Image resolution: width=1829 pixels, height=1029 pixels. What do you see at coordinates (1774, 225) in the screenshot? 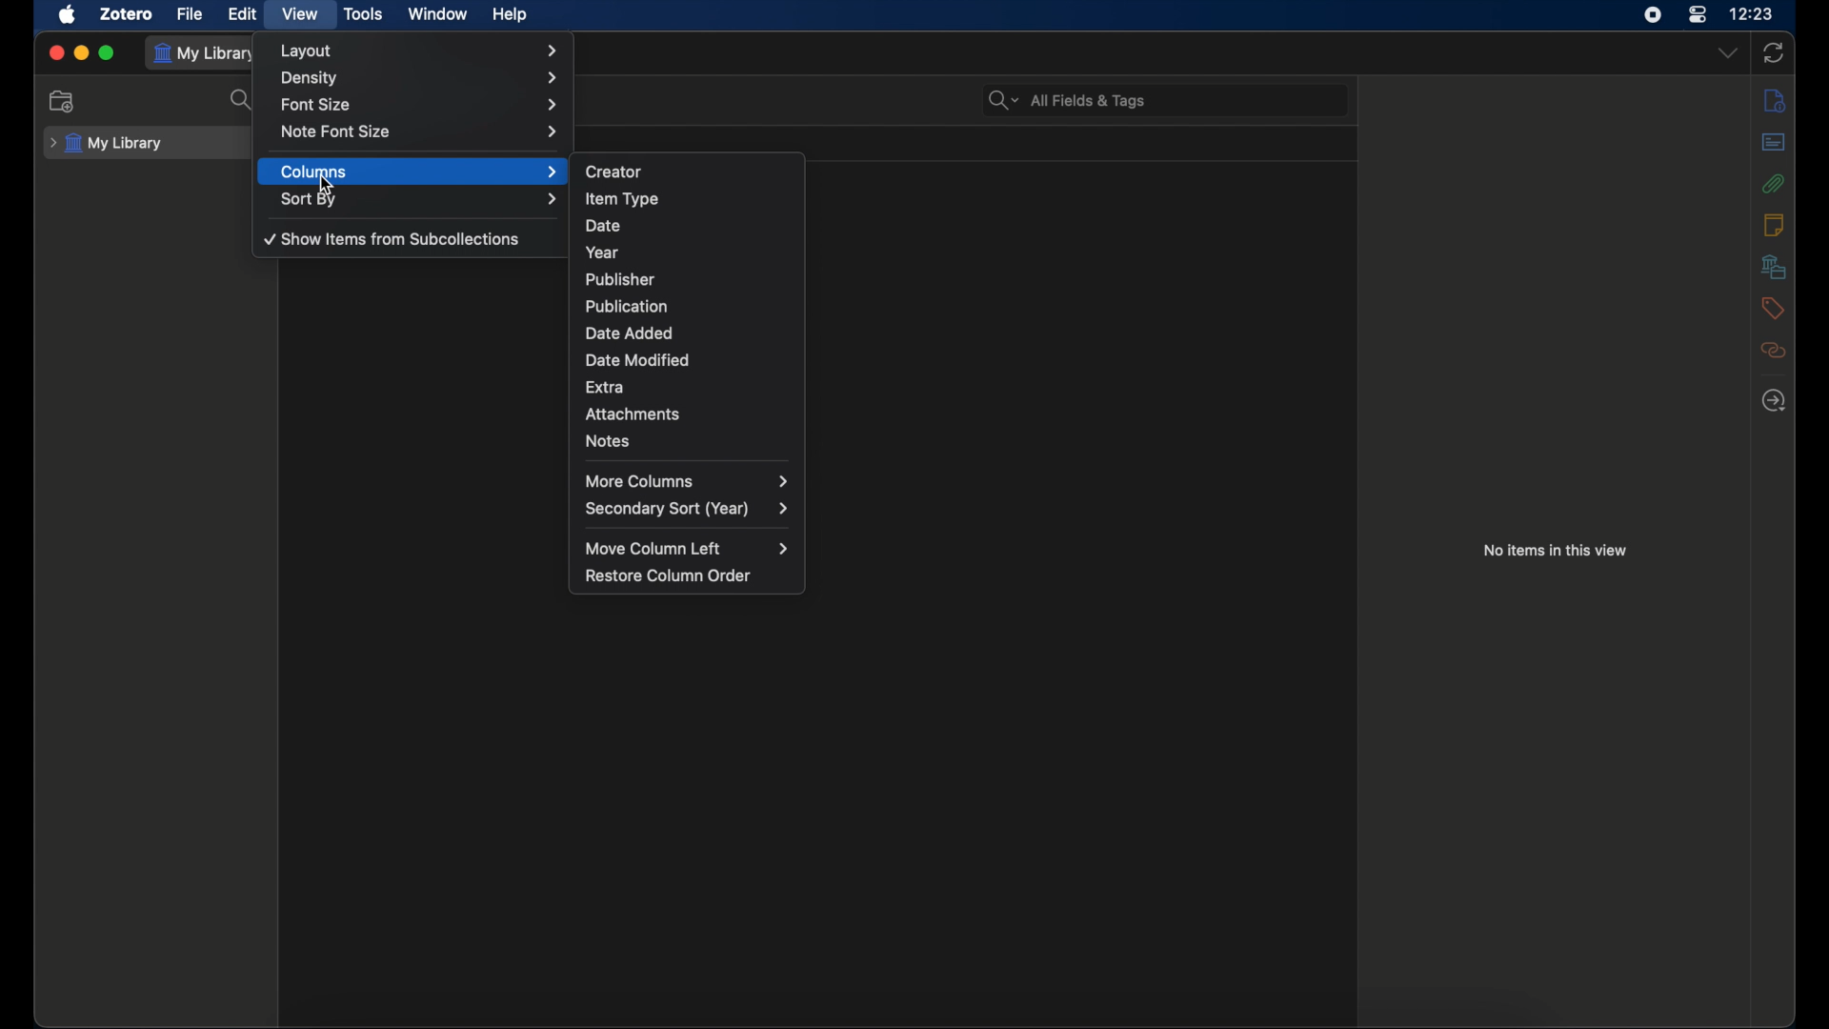
I see `notes` at bounding box center [1774, 225].